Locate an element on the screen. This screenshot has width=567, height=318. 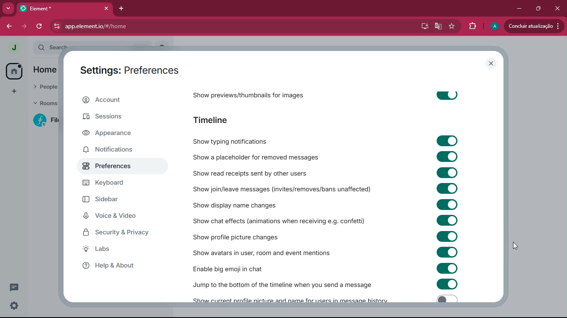
maximize is located at coordinates (539, 9).